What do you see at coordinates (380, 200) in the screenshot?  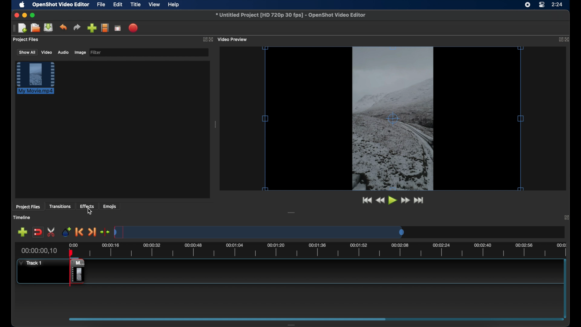 I see `rewind` at bounding box center [380, 200].